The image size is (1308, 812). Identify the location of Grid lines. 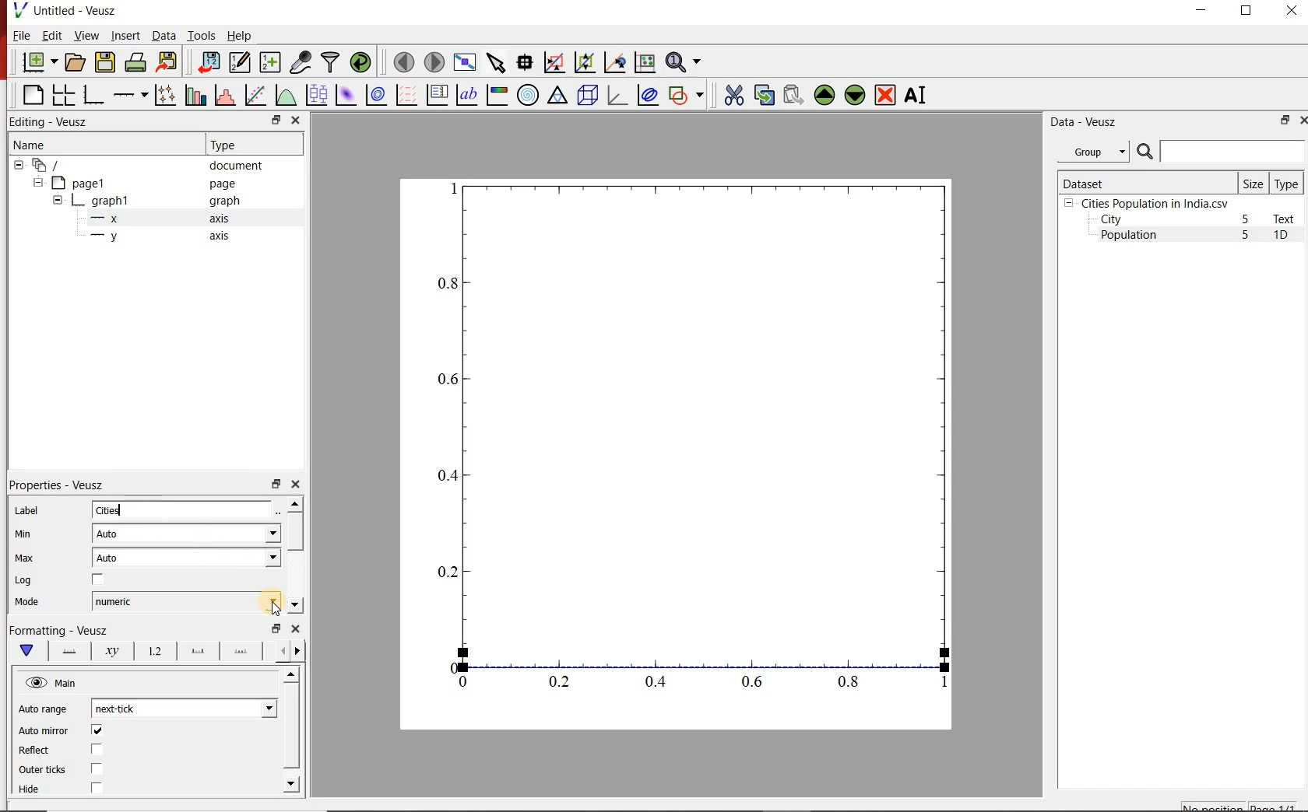
(292, 650).